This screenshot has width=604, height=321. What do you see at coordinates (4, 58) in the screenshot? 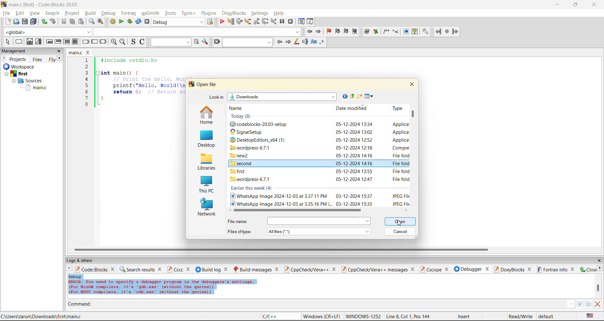
I see `previous` at bounding box center [4, 58].